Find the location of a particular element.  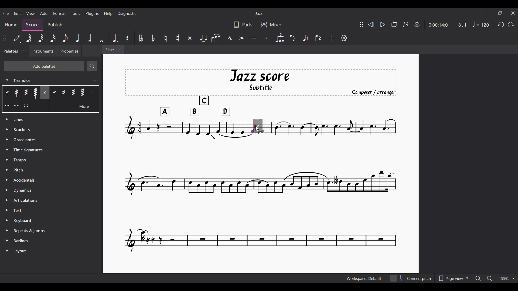

Edit is located at coordinates (17, 13).